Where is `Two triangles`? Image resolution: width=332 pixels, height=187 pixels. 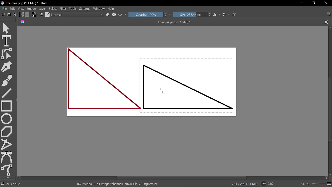
Two triangles is located at coordinates (150, 82).